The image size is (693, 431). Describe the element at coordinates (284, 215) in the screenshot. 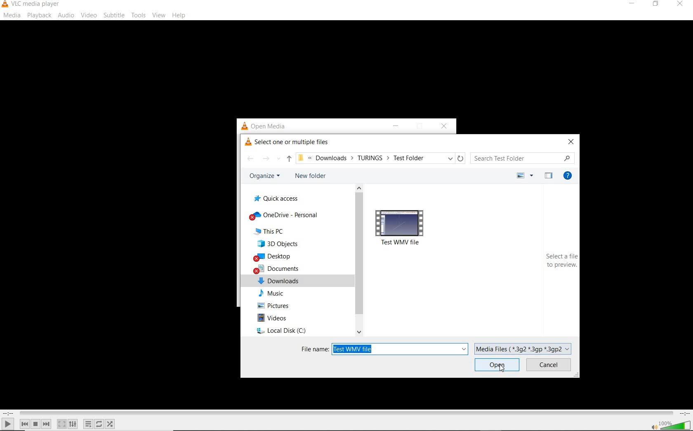

I see `OneDrive - Personal` at that location.